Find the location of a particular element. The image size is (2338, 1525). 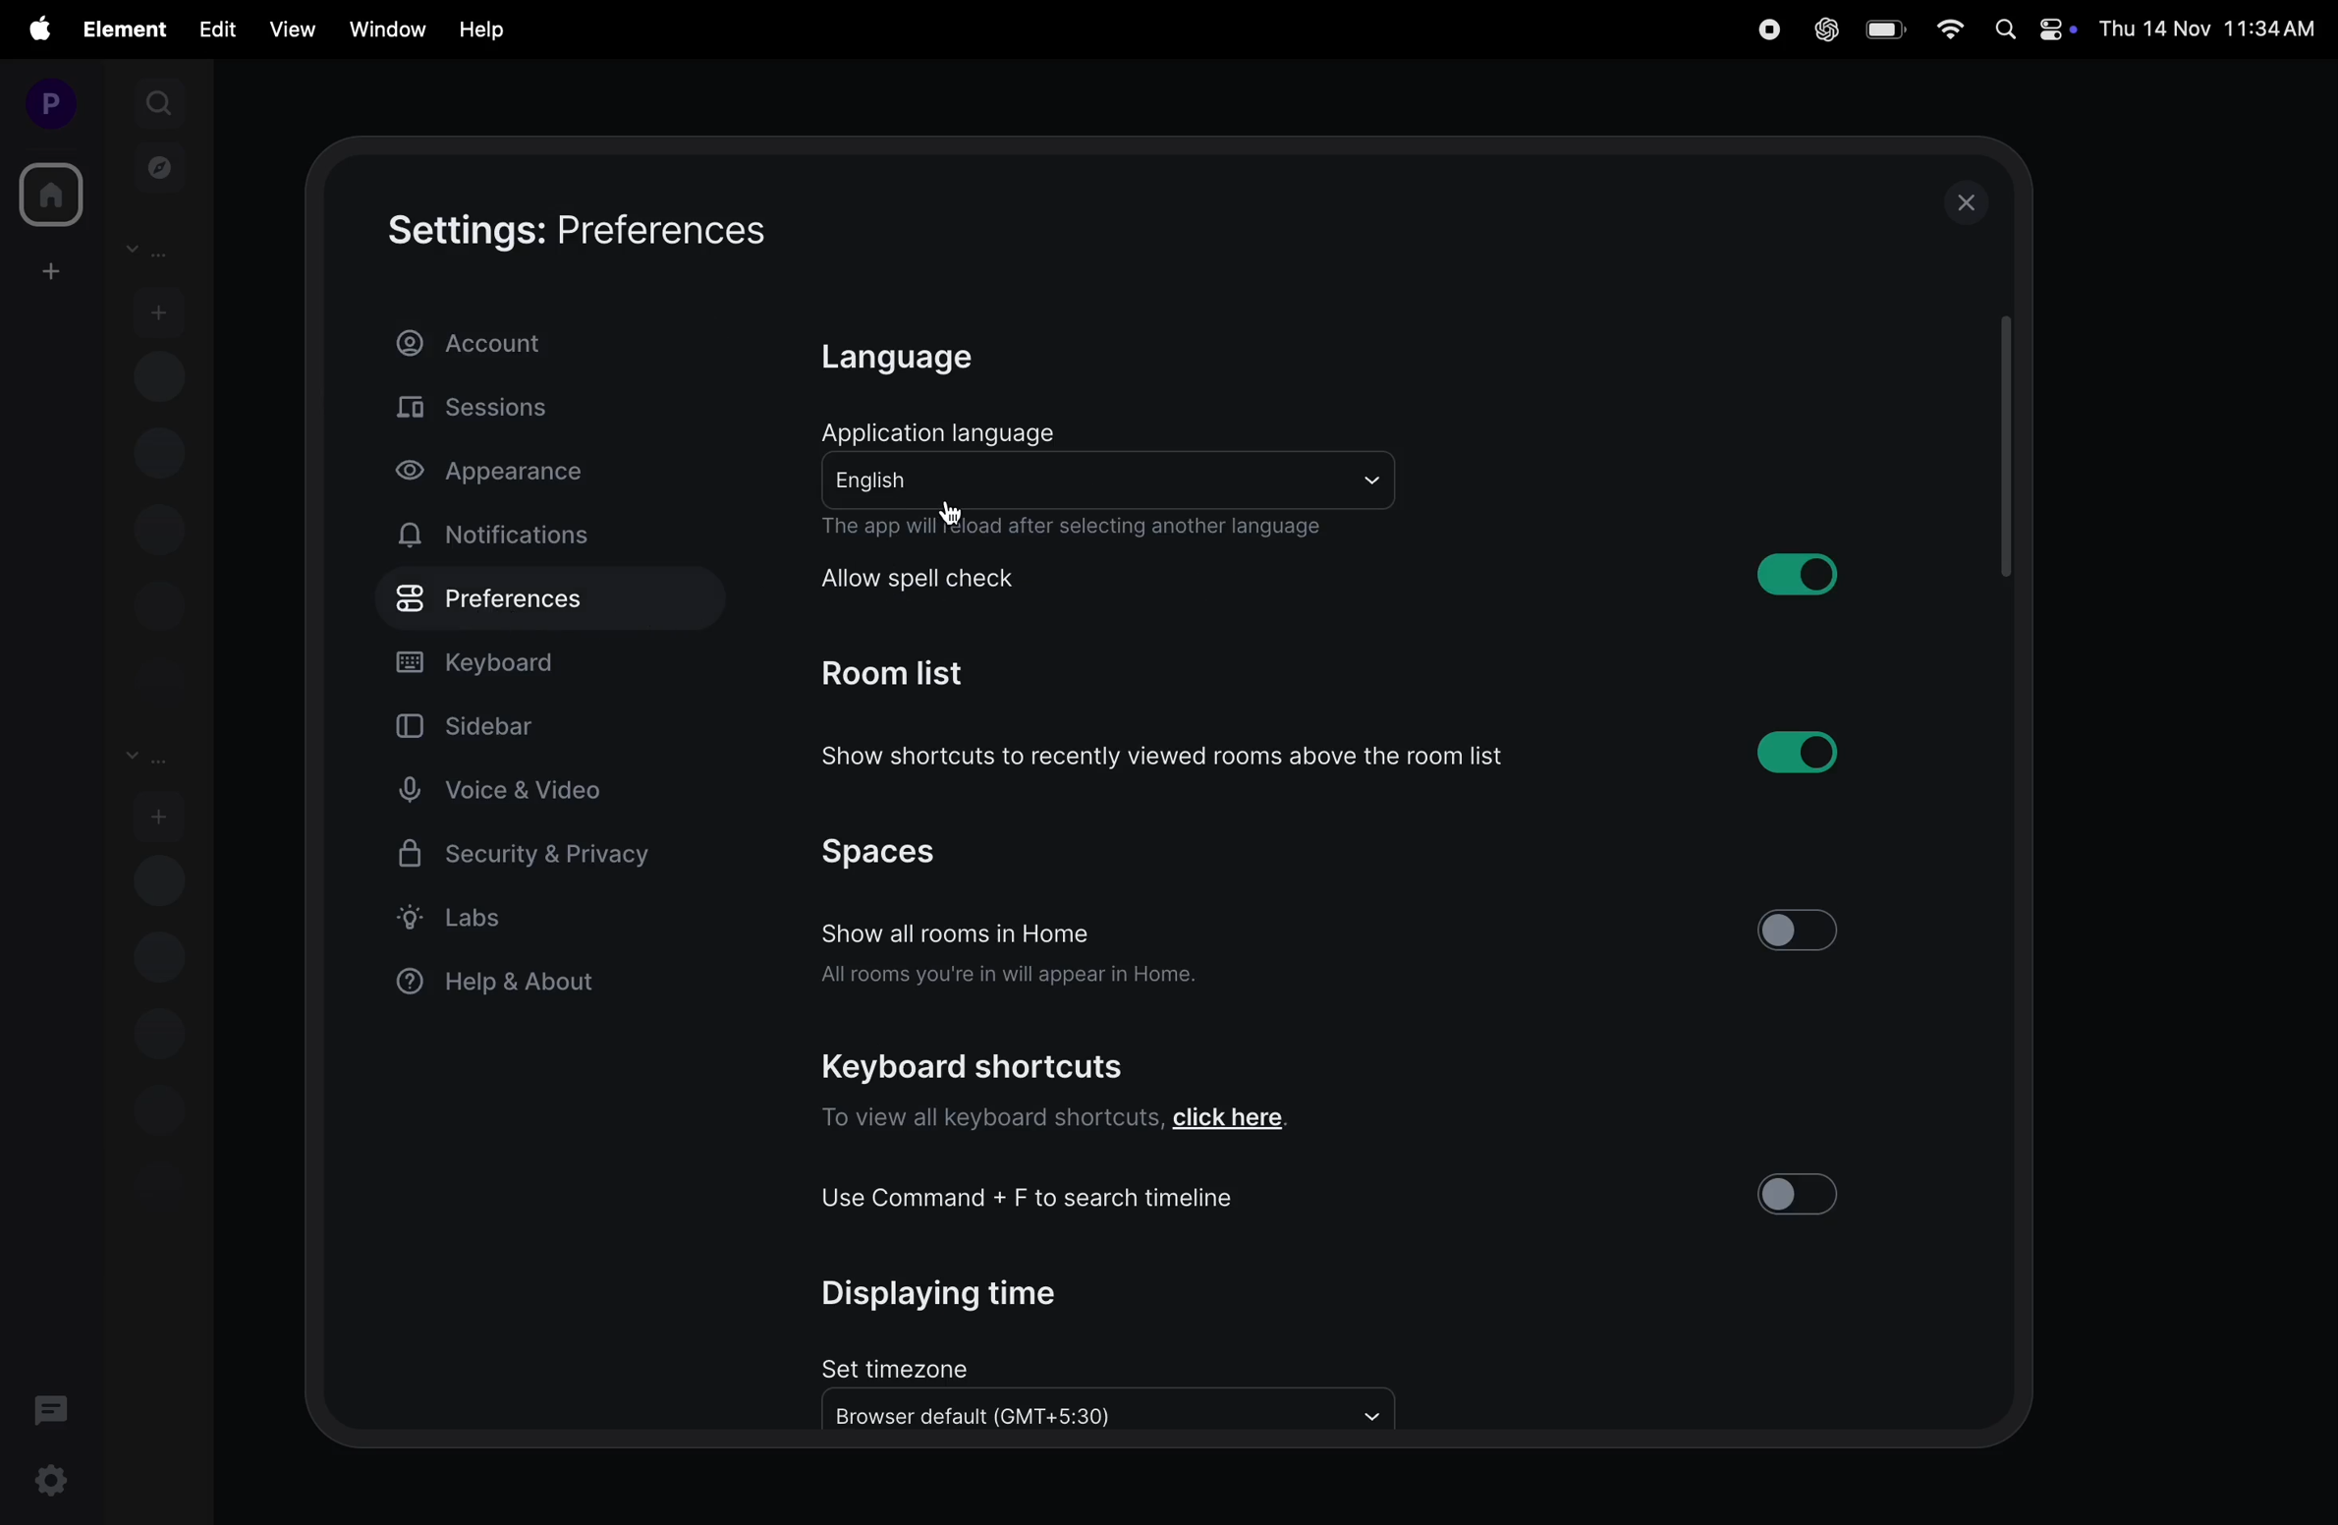

add is located at coordinates (160, 816).